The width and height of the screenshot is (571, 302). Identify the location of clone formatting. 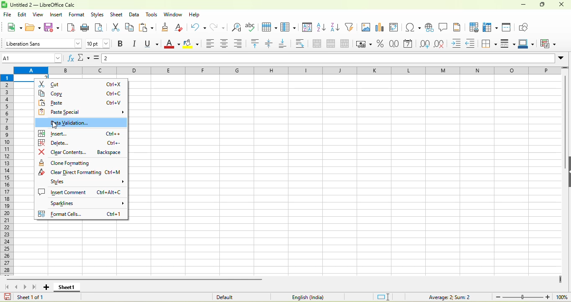
(167, 27).